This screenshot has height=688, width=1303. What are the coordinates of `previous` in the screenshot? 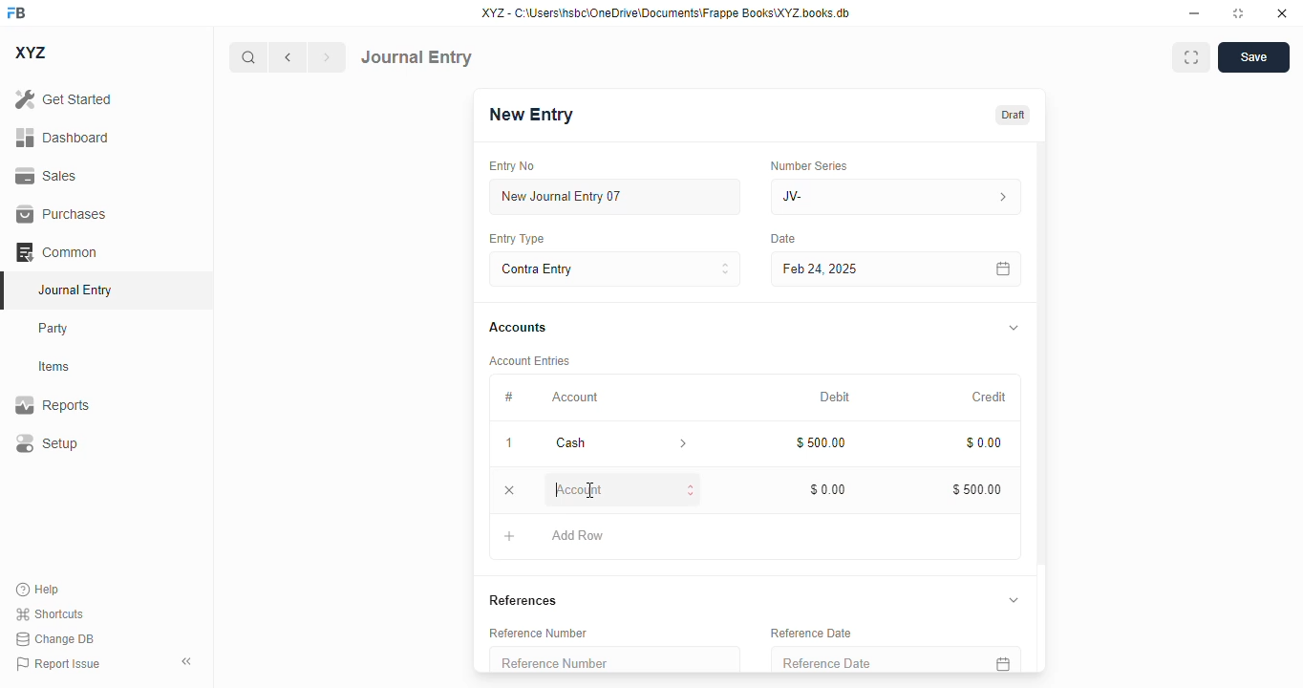 It's located at (288, 57).